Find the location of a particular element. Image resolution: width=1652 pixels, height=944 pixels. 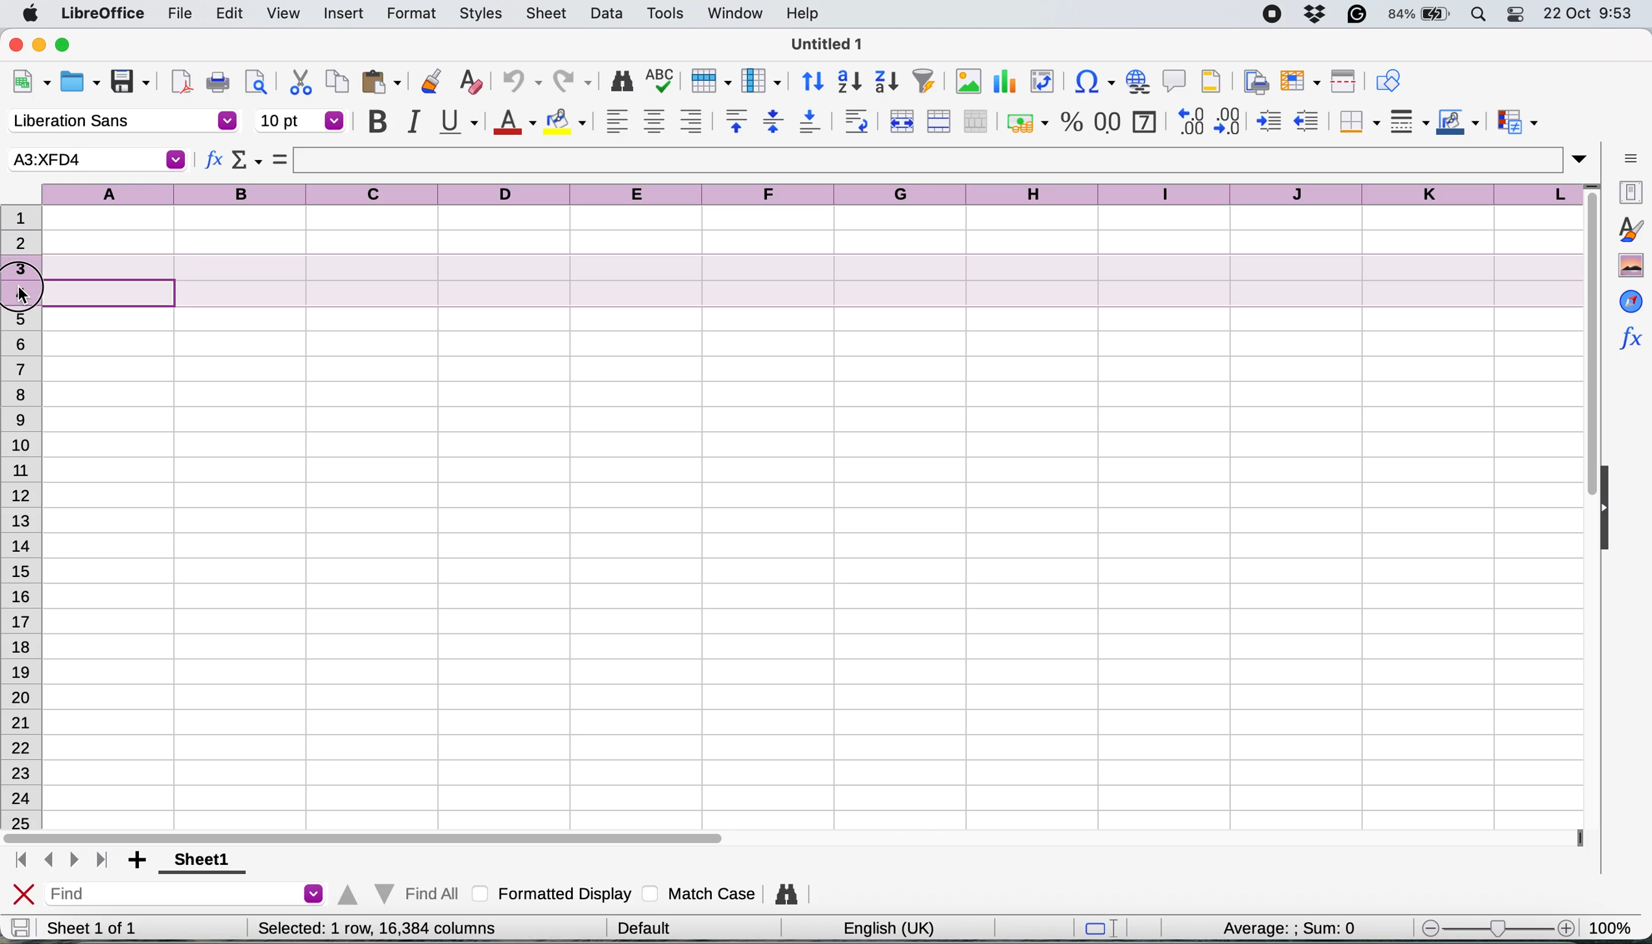

add sheet is located at coordinates (140, 861).